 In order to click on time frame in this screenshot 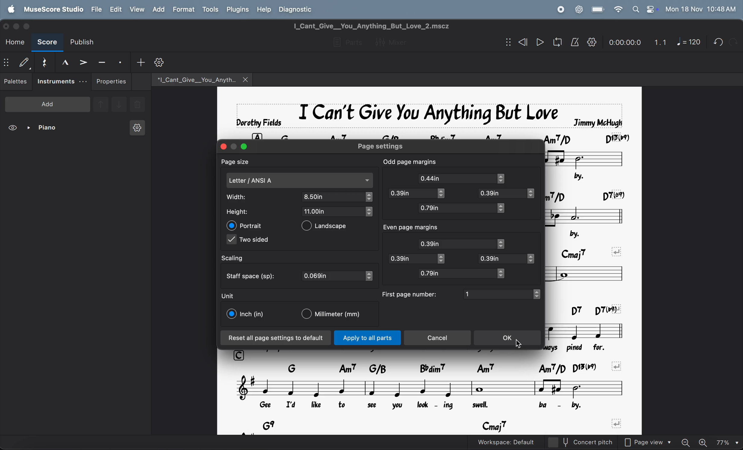, I will do `click(623, 41)`.